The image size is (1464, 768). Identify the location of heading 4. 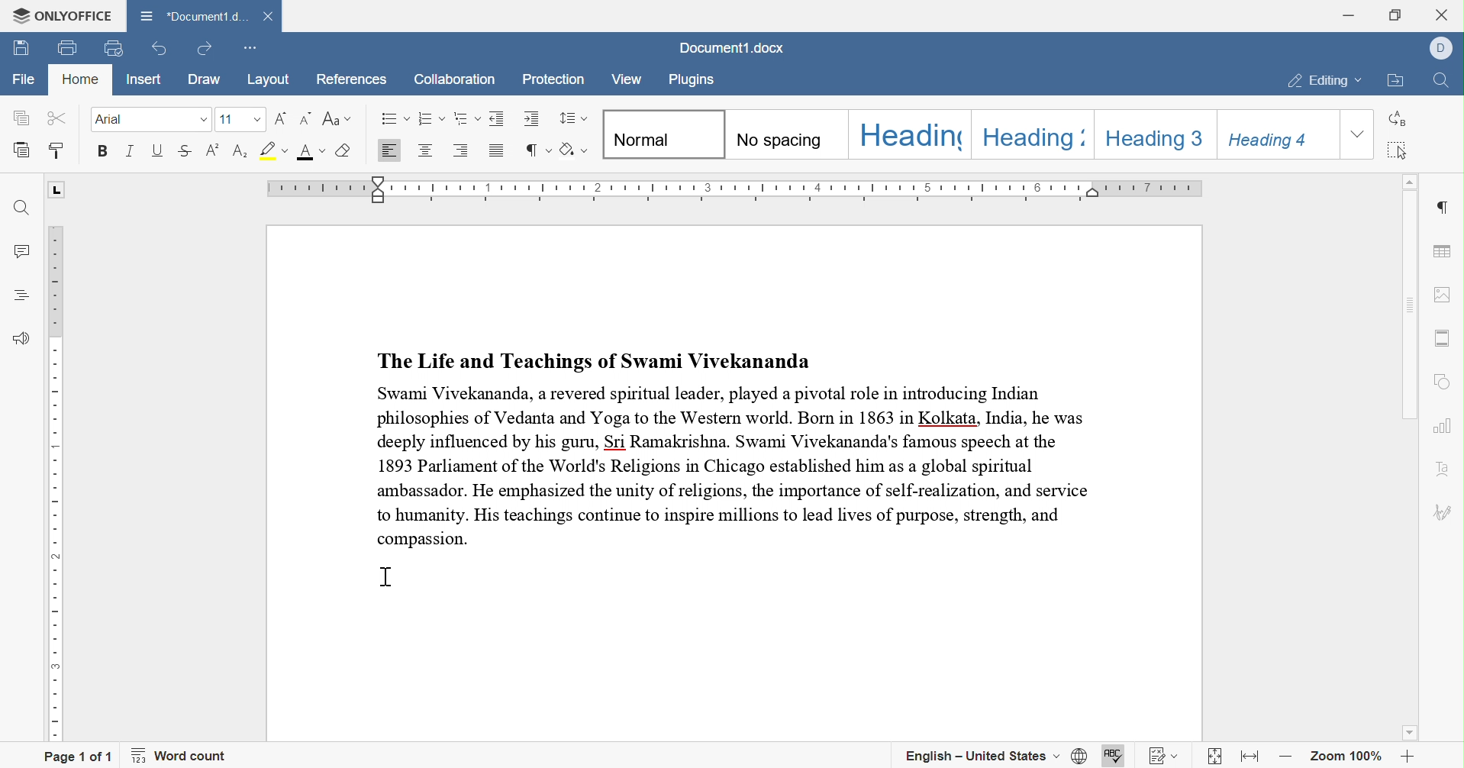
(1277, 135).